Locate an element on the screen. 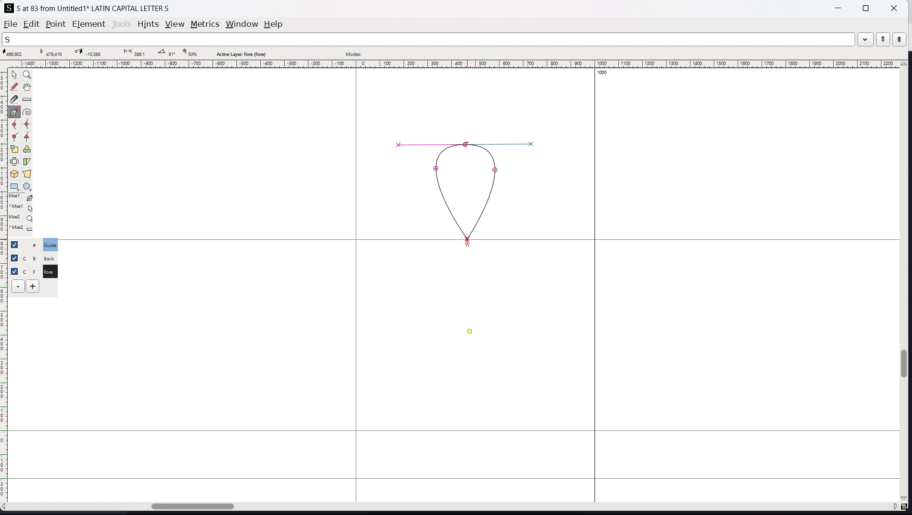  next word in the wordlist is located at coordinates (899, 39).